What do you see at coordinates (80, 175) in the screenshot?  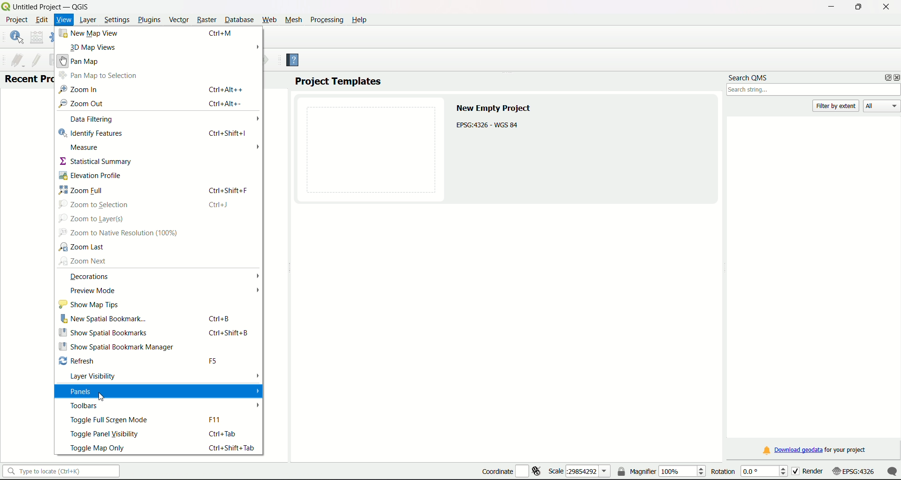 I see `elevation profile` at bounding box center [80, 175].